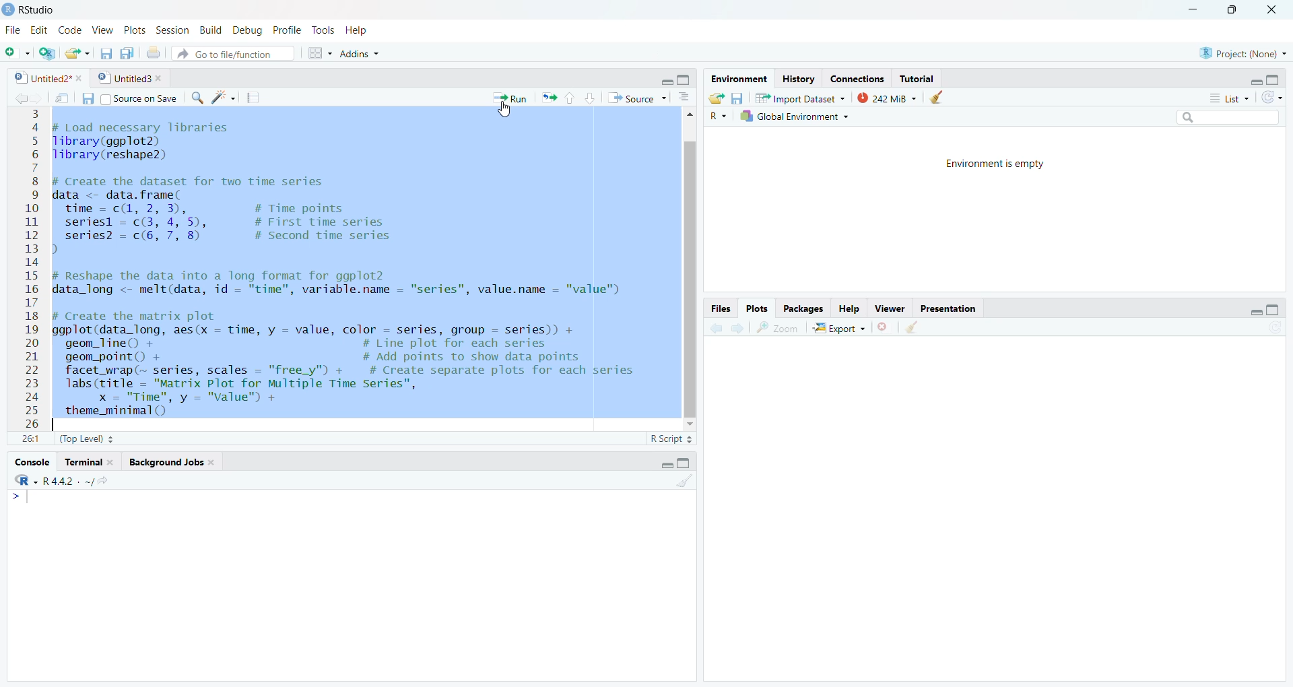  What do you see at coordinates (1271, 97) in the screenshot?
I see `Refresh Theme` at bounding box center [1271, 97].